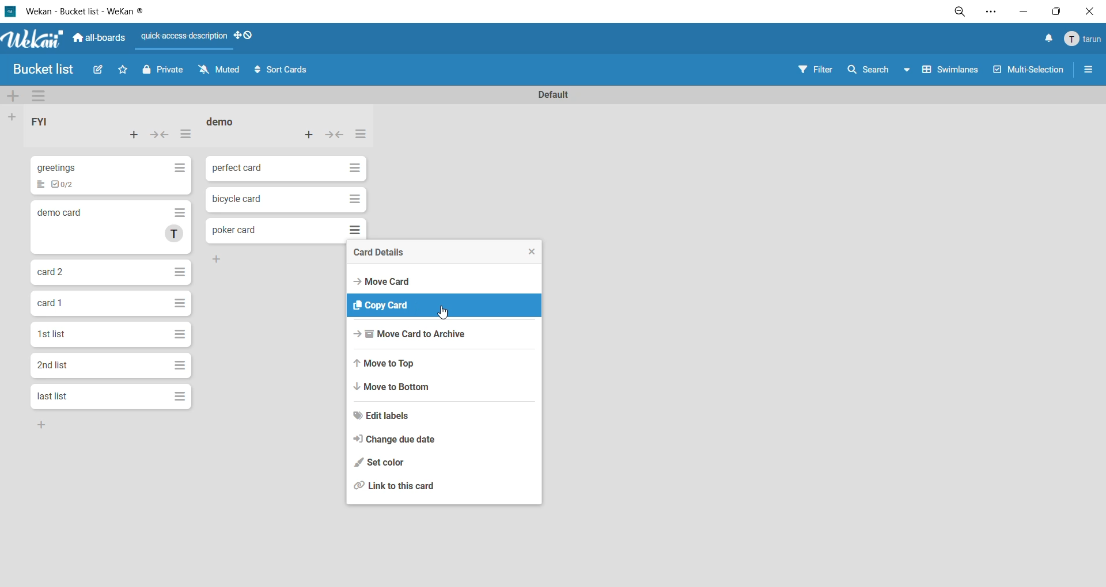  What do you see at coordinates (54, 272) in the screenshot?
I see `card 2` at bounding box center [54, 272].